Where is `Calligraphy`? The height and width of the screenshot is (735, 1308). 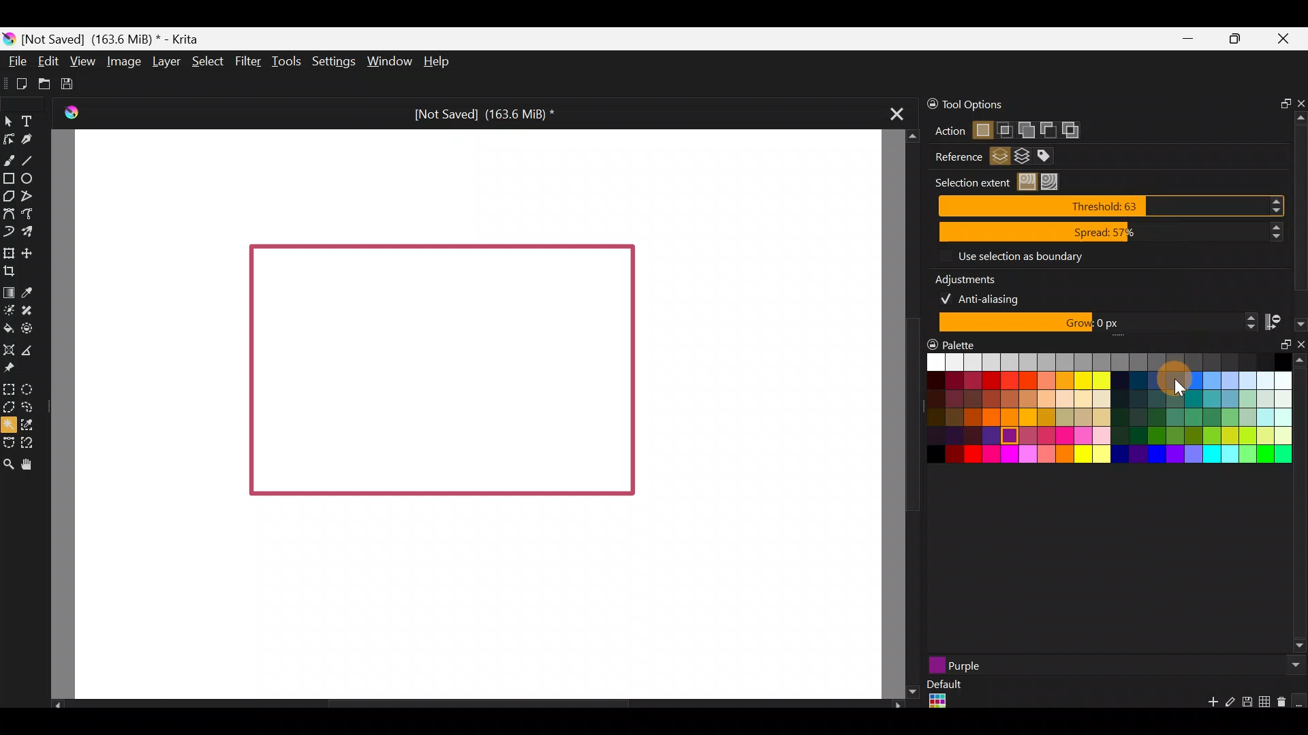
Calligraphy is located at coordinates (29, 140).